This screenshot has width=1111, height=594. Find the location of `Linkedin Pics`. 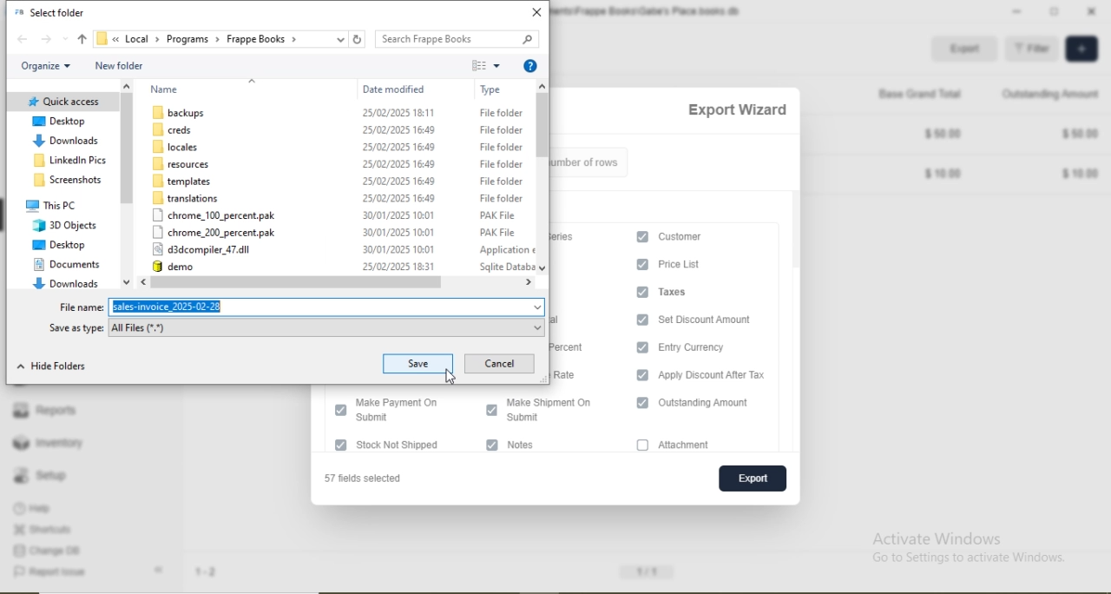

Linkedin Pics is located at coordinates (73, 160).